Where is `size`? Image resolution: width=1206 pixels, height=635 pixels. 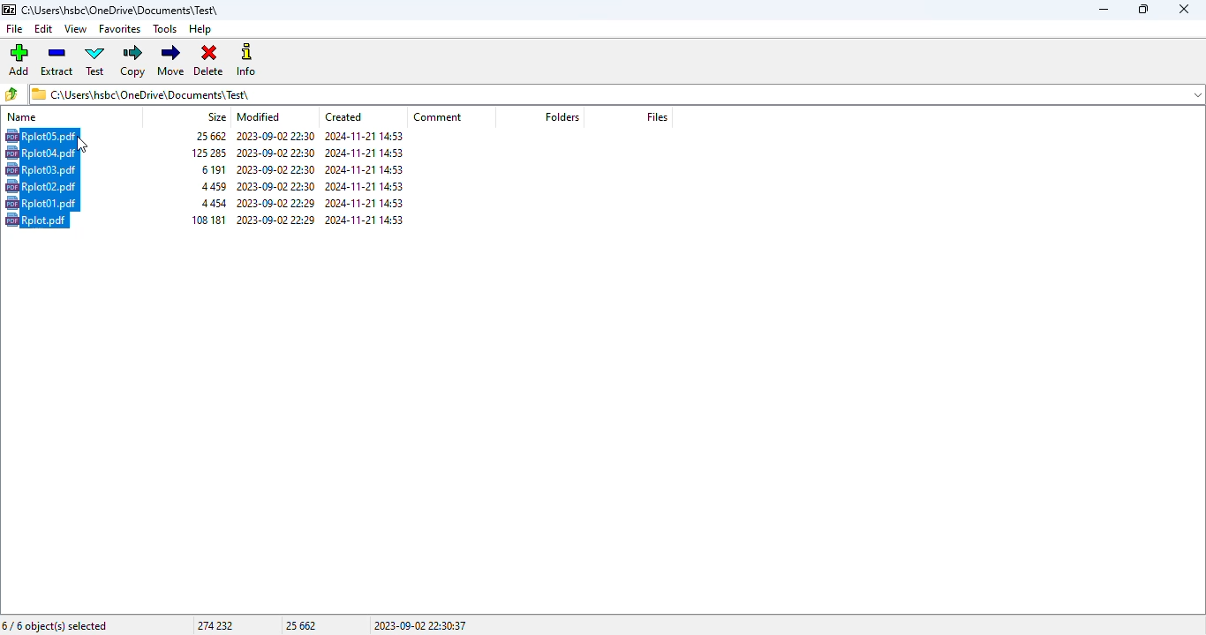
size is located at coordinates (217, 116).